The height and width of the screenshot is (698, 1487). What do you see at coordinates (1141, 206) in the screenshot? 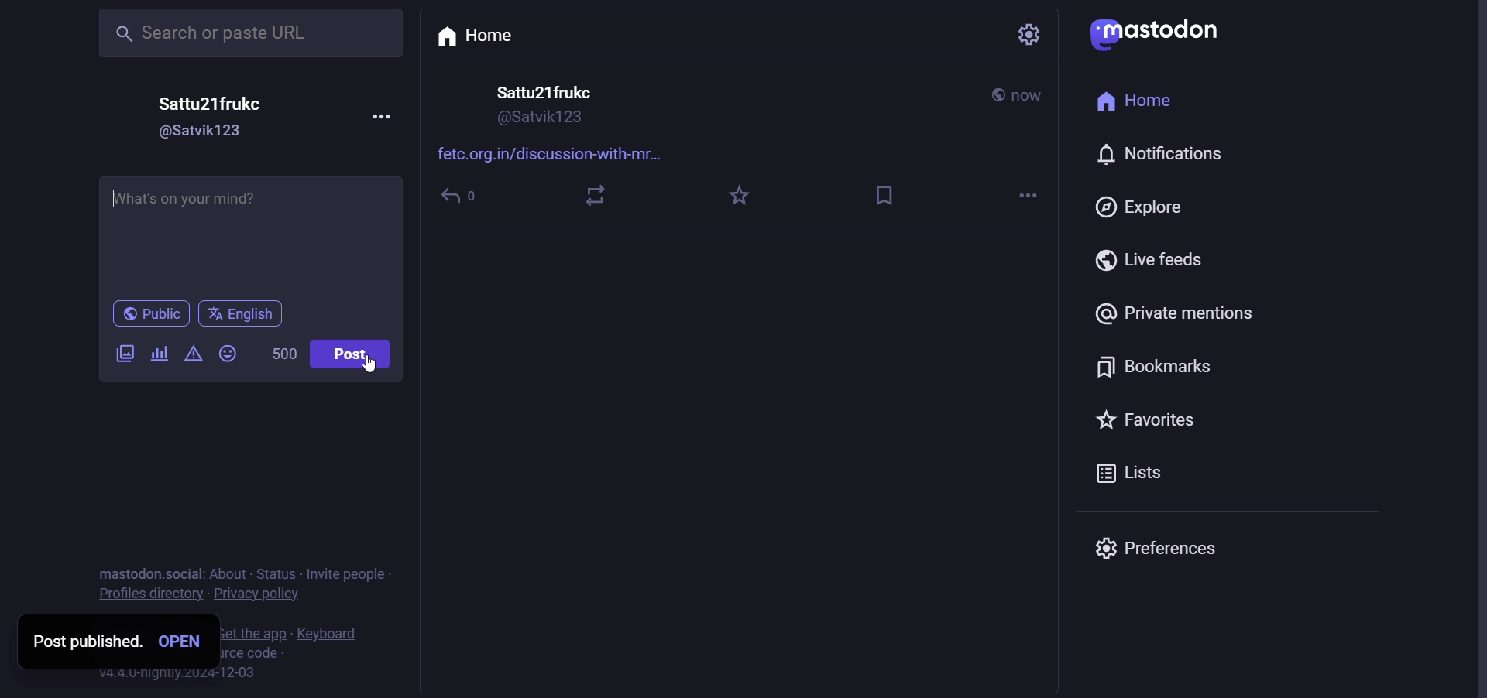
I see `explore` at bounding box center [1141, 206].